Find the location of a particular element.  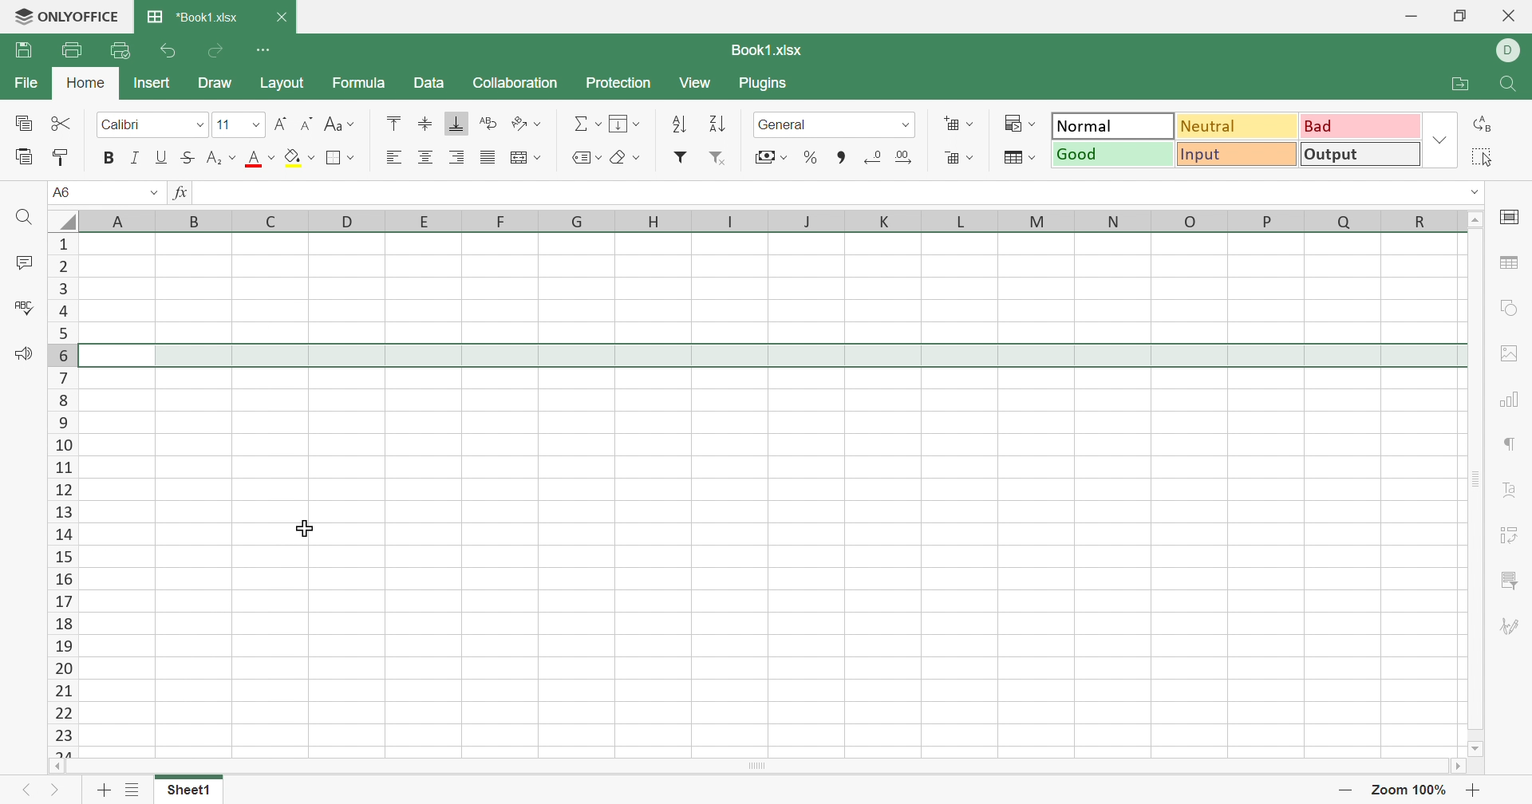

*Book1.xlsx is located at coordinates (192, 14).